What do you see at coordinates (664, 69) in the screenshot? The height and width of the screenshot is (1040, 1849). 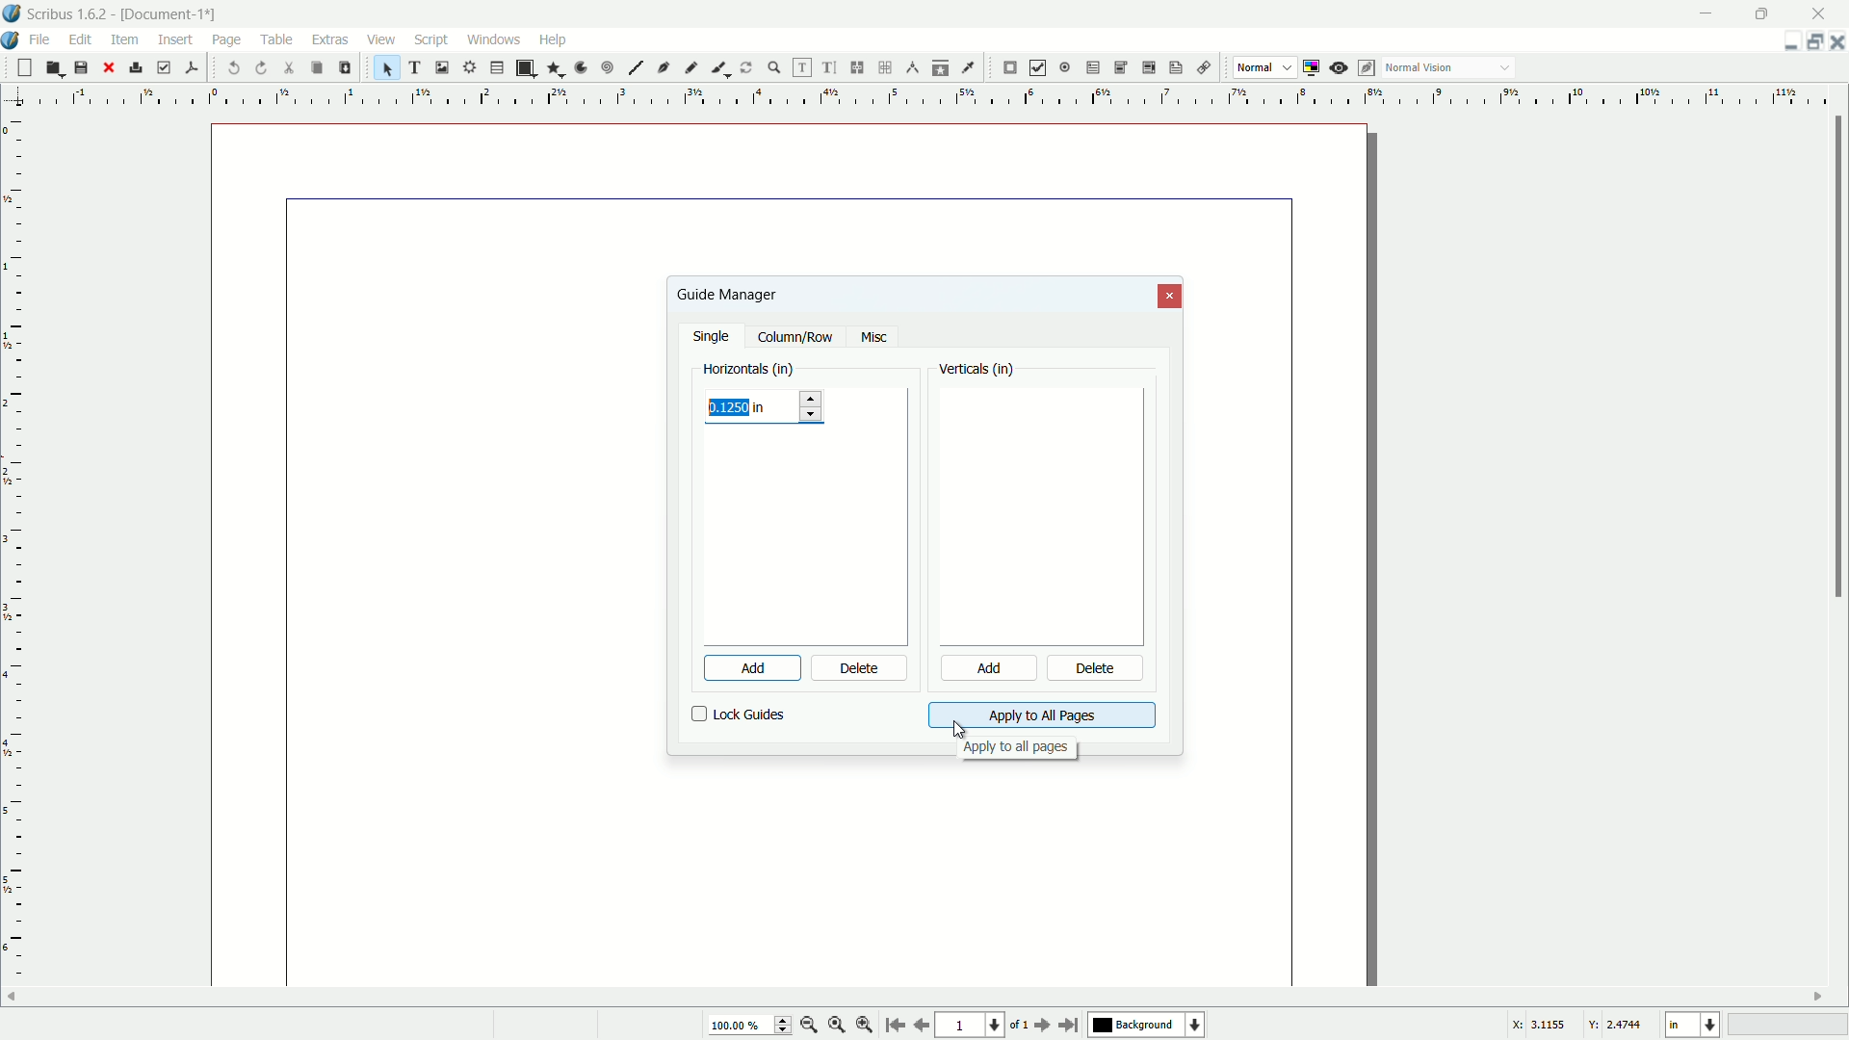 I see `bezier curve` at bounding box center [664, 69].